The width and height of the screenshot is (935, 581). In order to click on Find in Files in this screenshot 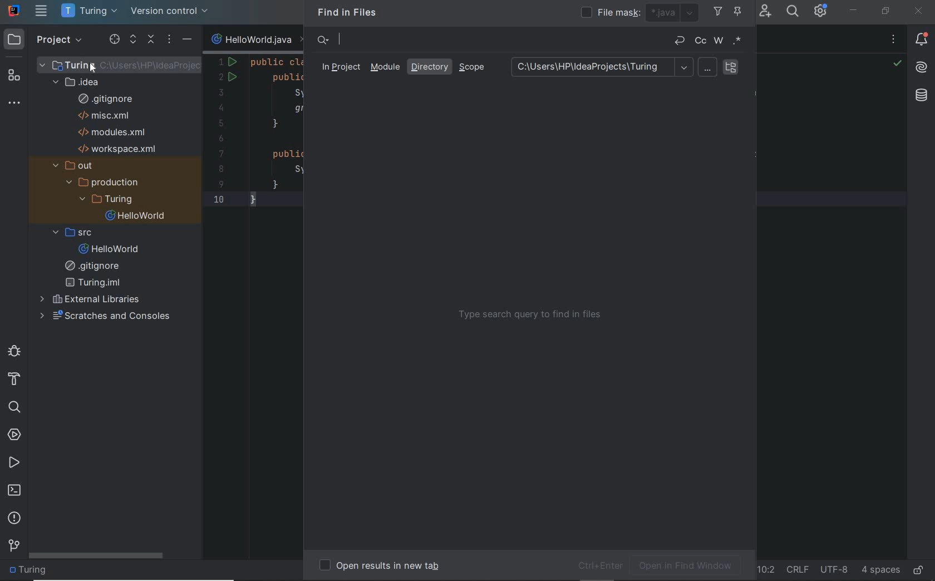, I will do `click(349, 12)`.